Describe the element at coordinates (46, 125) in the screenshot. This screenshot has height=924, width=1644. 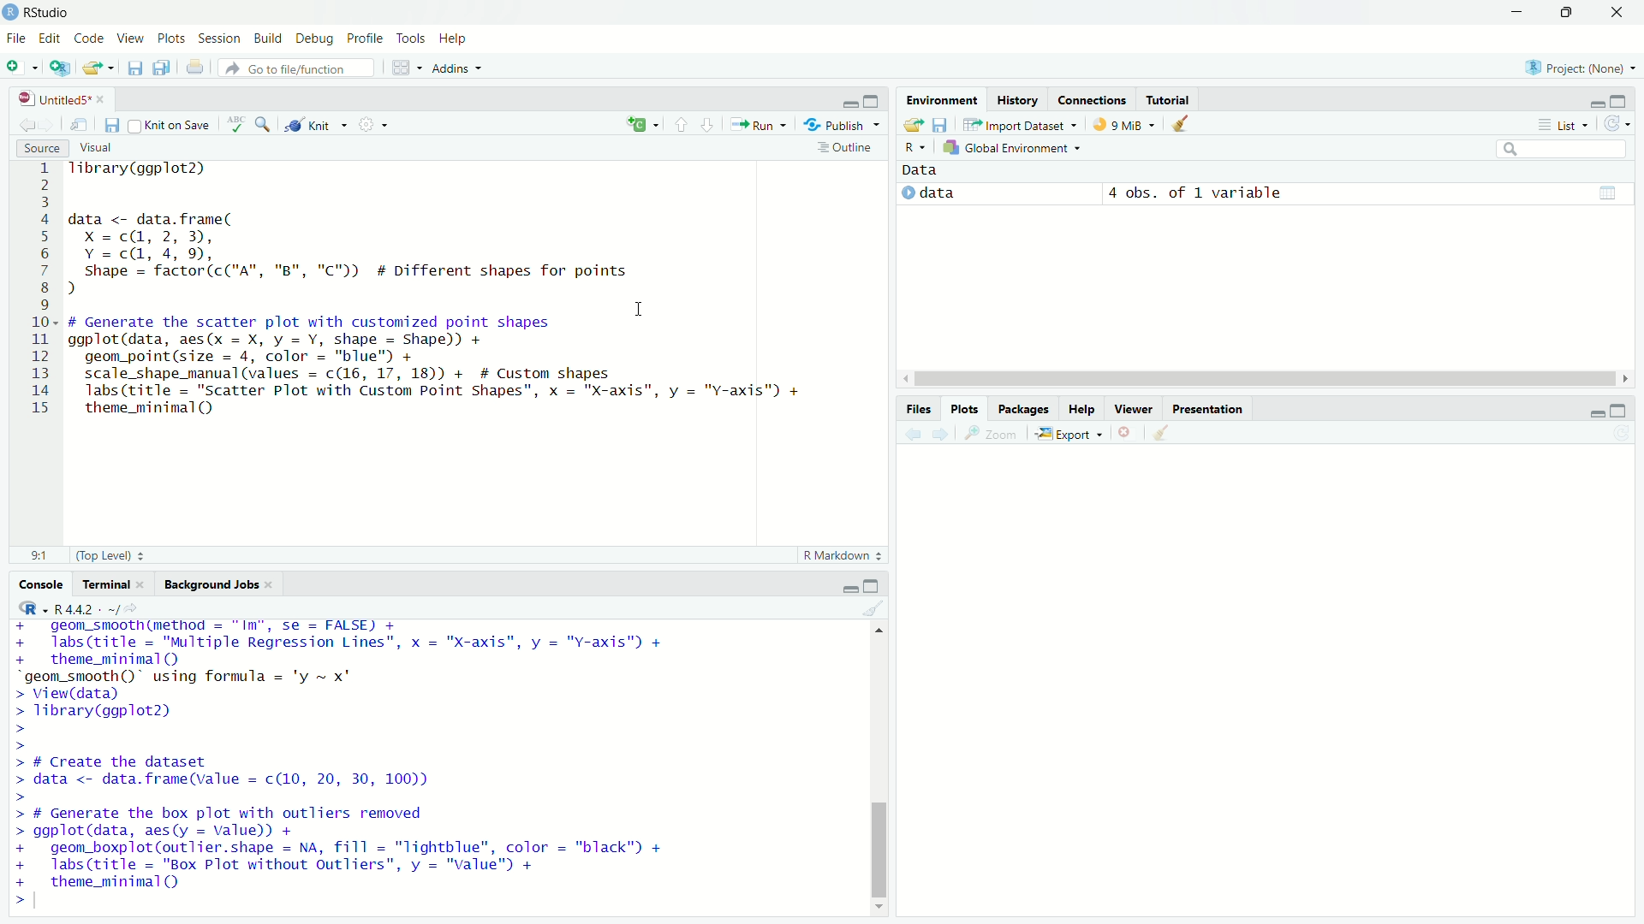
I see `Go forward to next source location` at that location.